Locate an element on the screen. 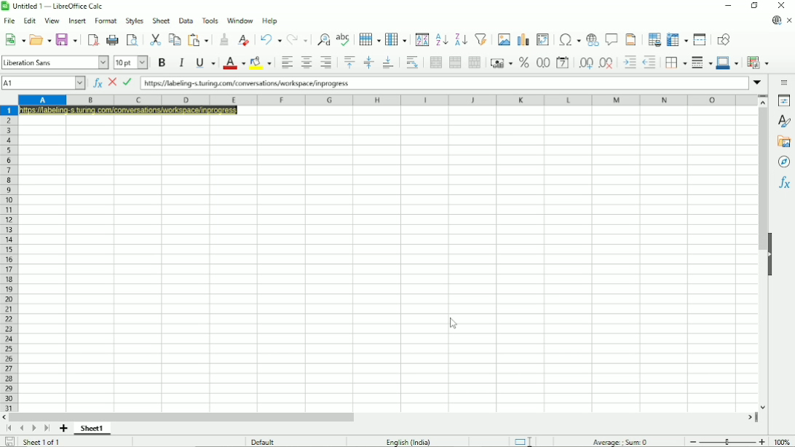  File is located at coordinates (9, 21).